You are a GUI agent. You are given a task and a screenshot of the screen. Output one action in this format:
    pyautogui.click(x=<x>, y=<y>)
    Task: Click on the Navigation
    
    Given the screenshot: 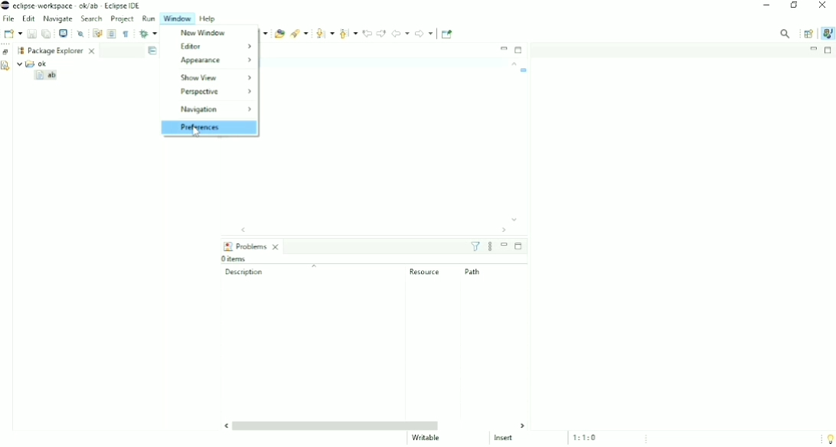 What is the action you would take?
    pyautogui.click(x=214, y=110)
    